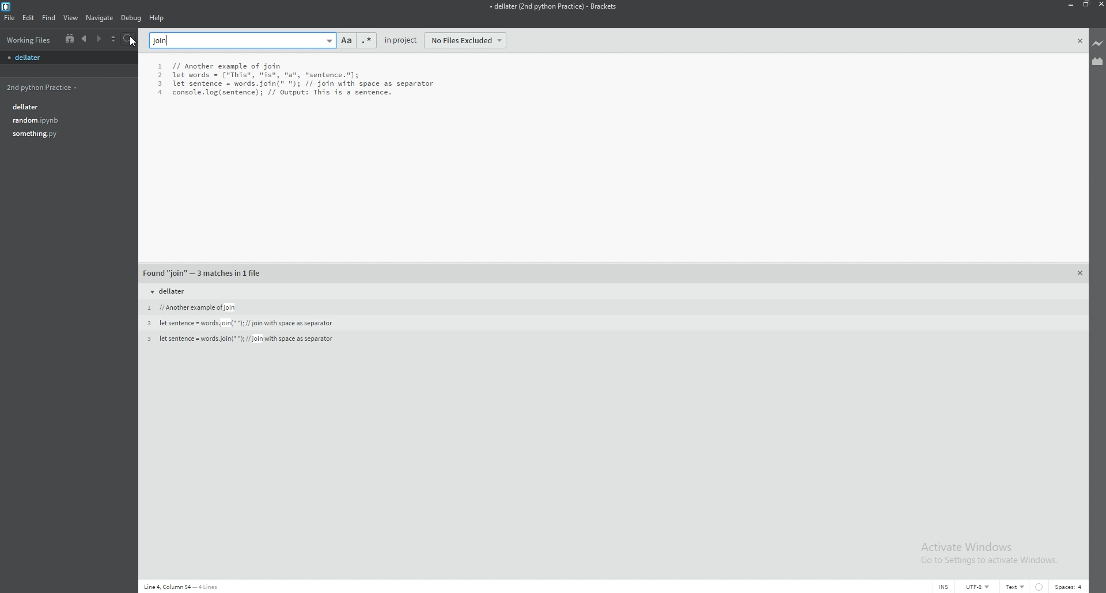 The height and width of the screenshot is (593, 1106). What do you see at coordinates (69, 39) in the screenshot?
I see `split view` at bounding box center [69, 39].